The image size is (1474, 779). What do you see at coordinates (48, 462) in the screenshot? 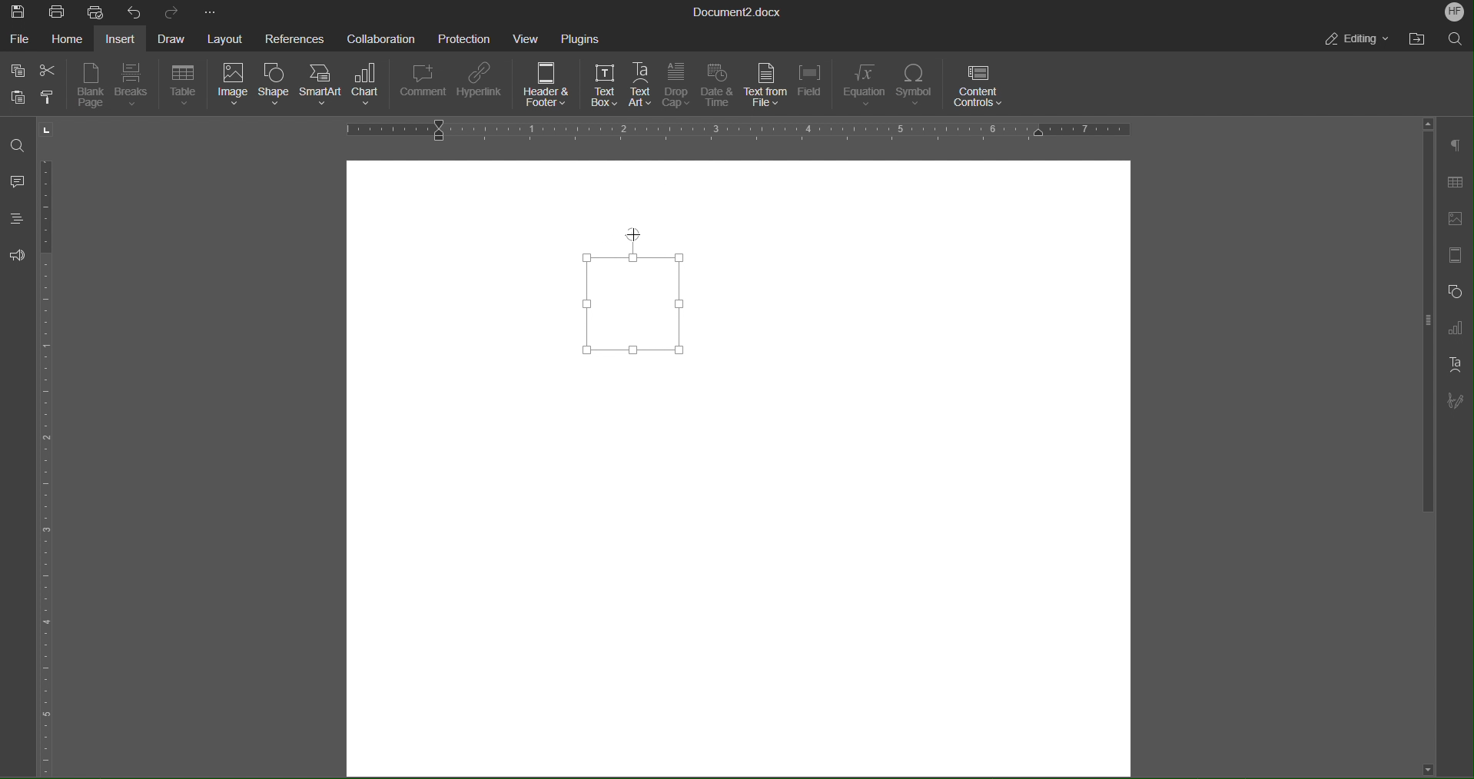
I see `Vertical Ruler` at bounding box center [48, 462].